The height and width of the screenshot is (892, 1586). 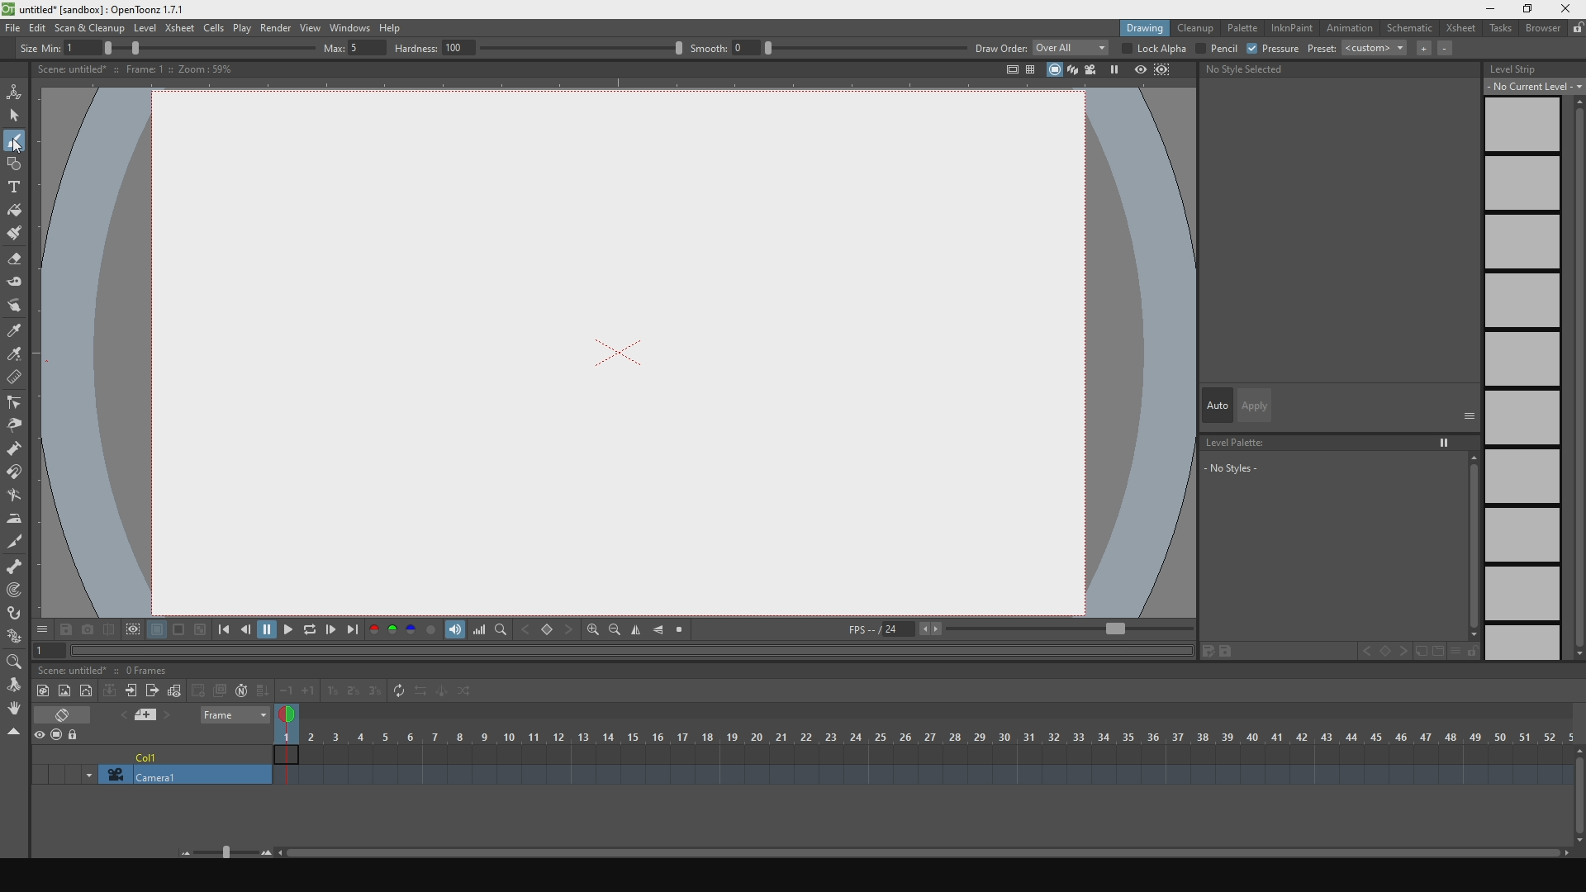 I want to click on capture, so click(x=86, y=631).